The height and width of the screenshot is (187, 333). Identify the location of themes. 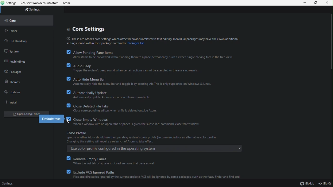
(14, 82).